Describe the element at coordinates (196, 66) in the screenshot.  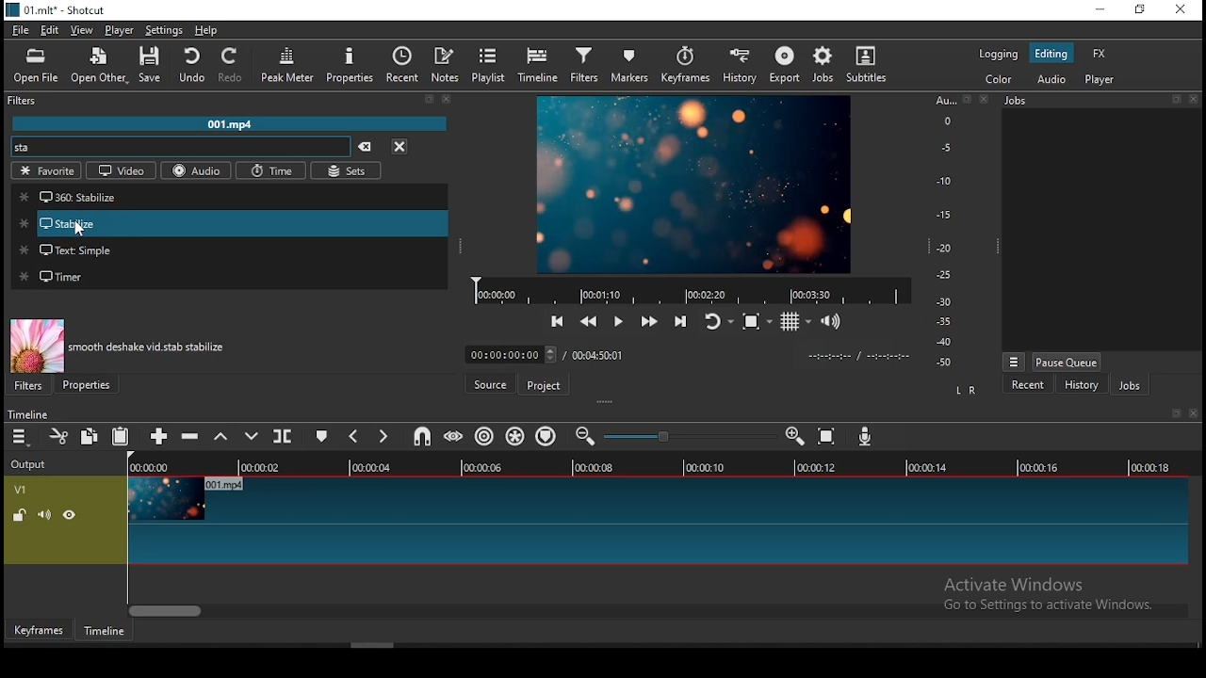
I see `undo` at that location.